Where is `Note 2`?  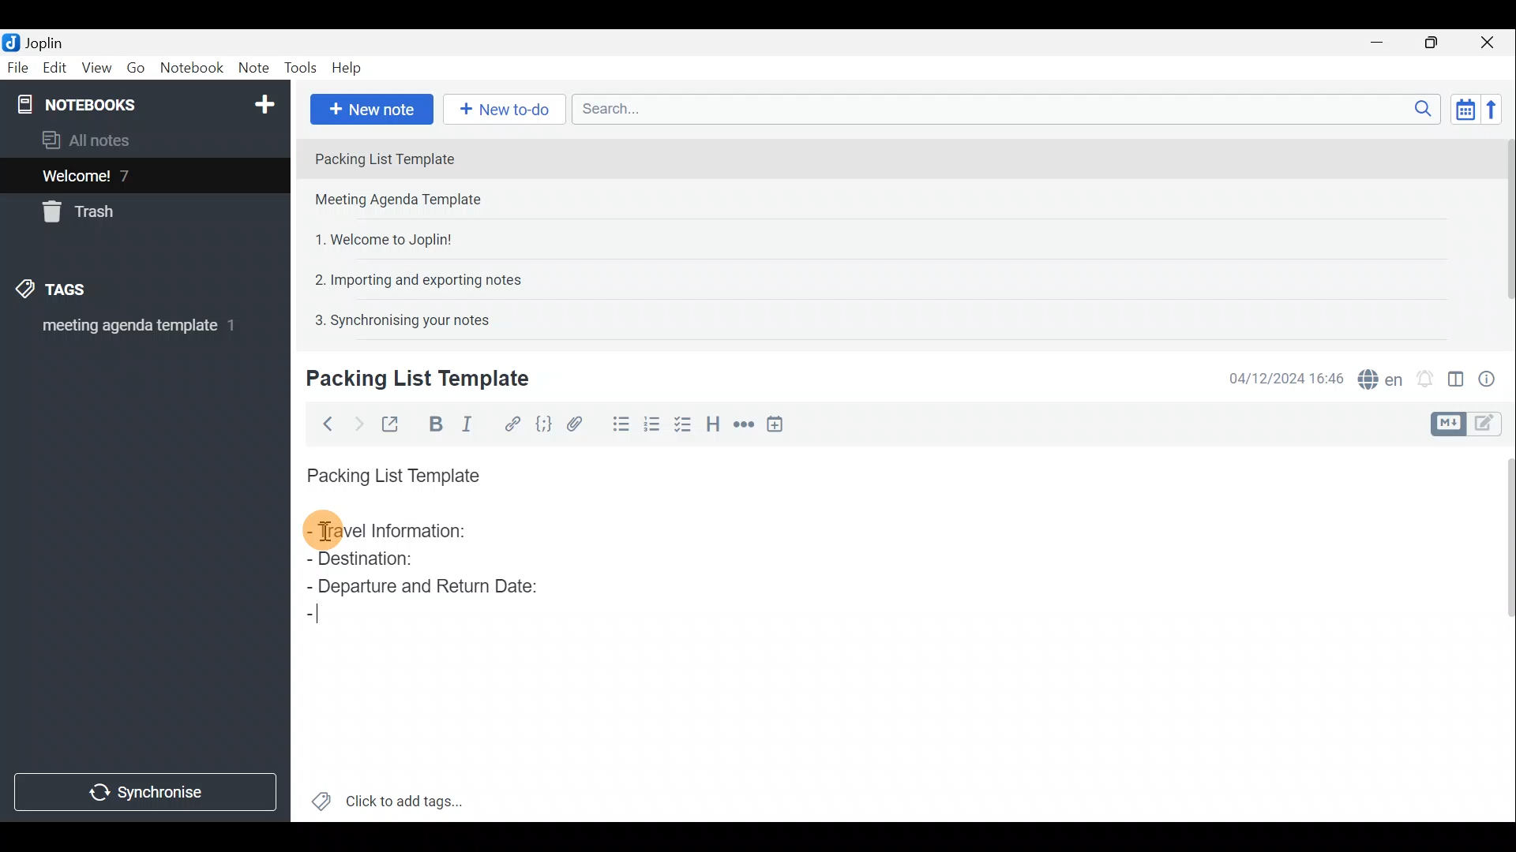
Note 2 is located at coordinates (414, 201).